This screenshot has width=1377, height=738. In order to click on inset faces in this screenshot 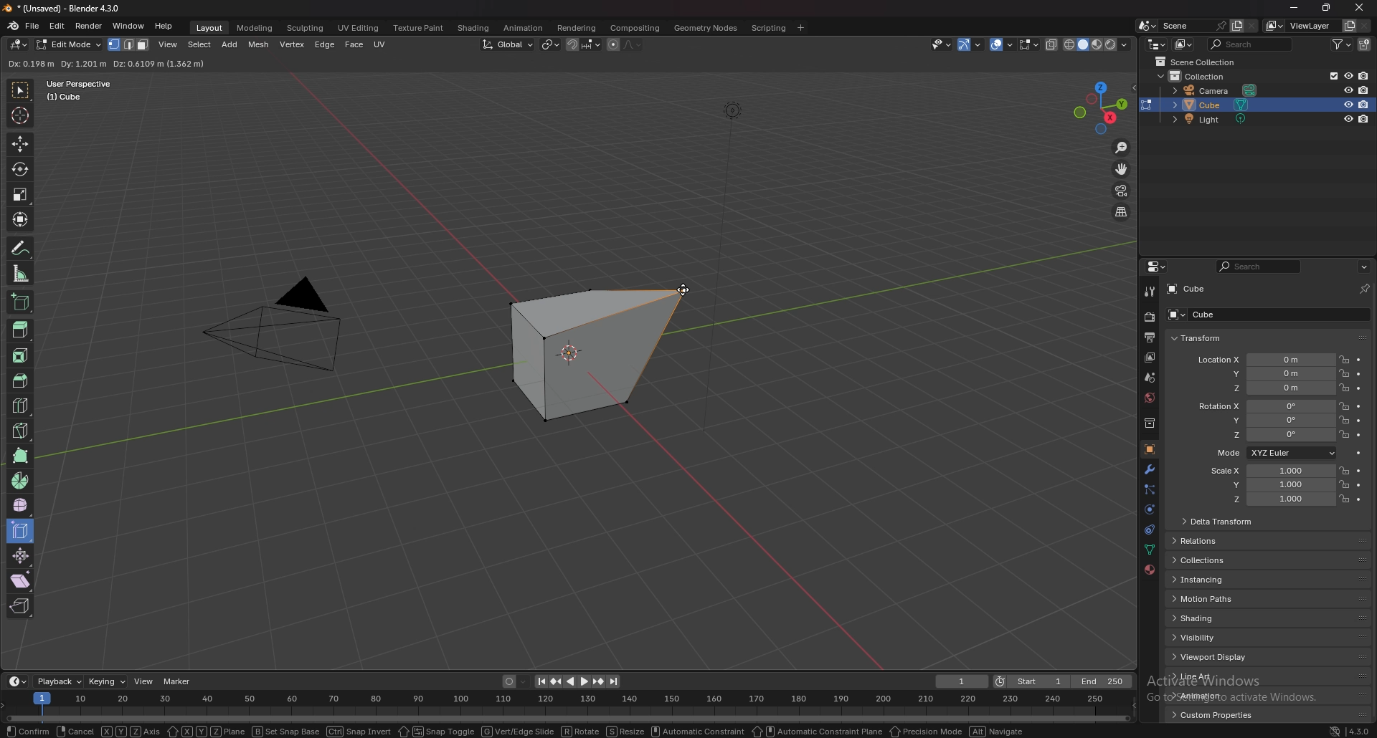, I will do `click(19, 356)`.